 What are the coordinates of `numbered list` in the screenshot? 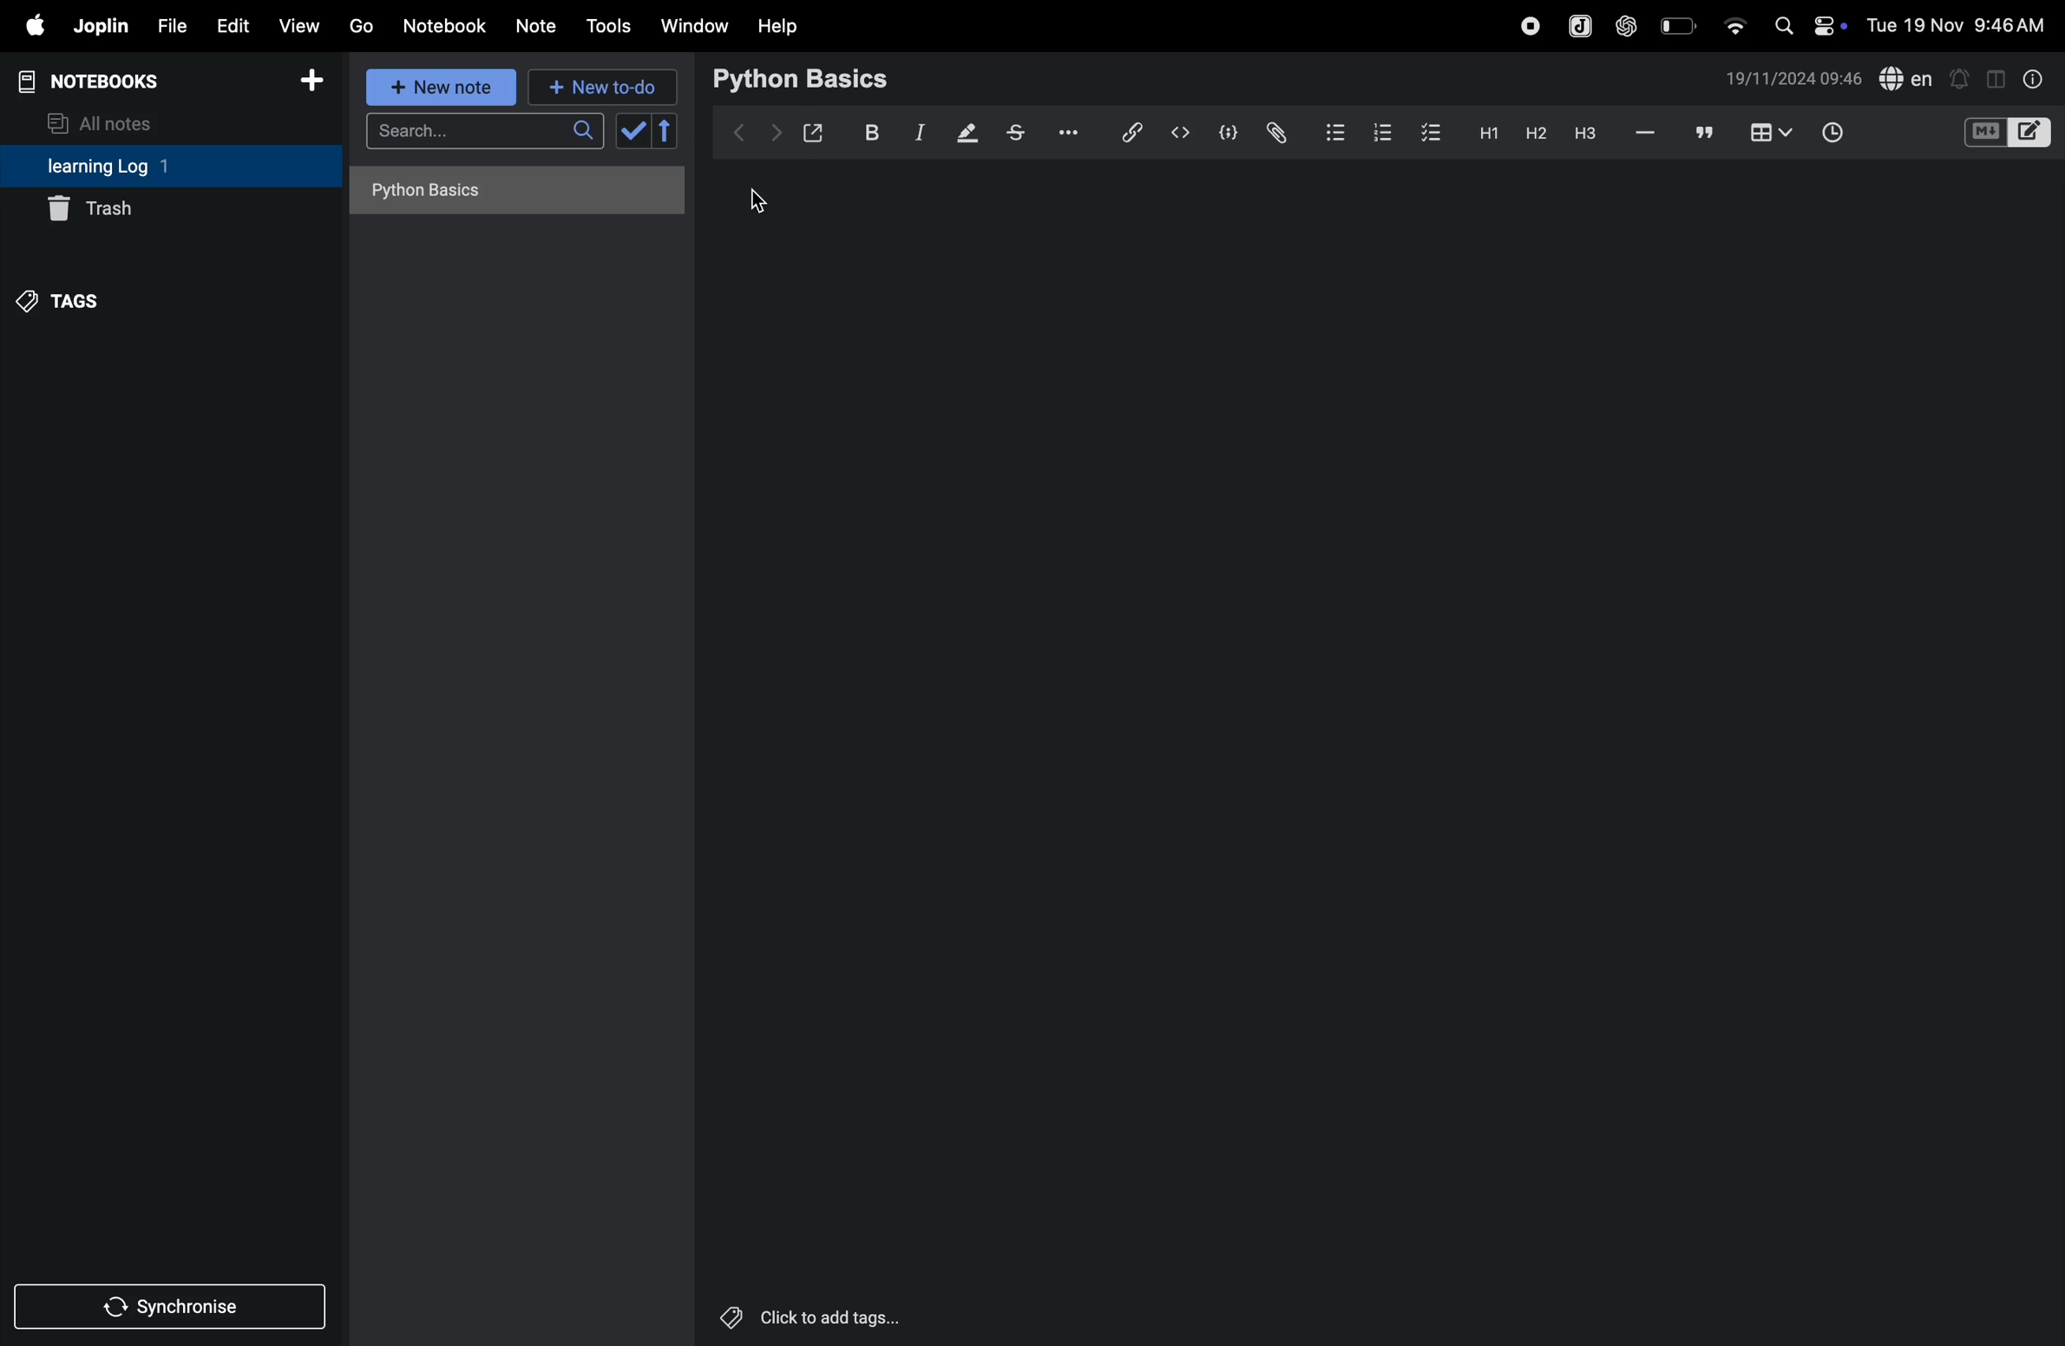 It's located at (1378, 131).